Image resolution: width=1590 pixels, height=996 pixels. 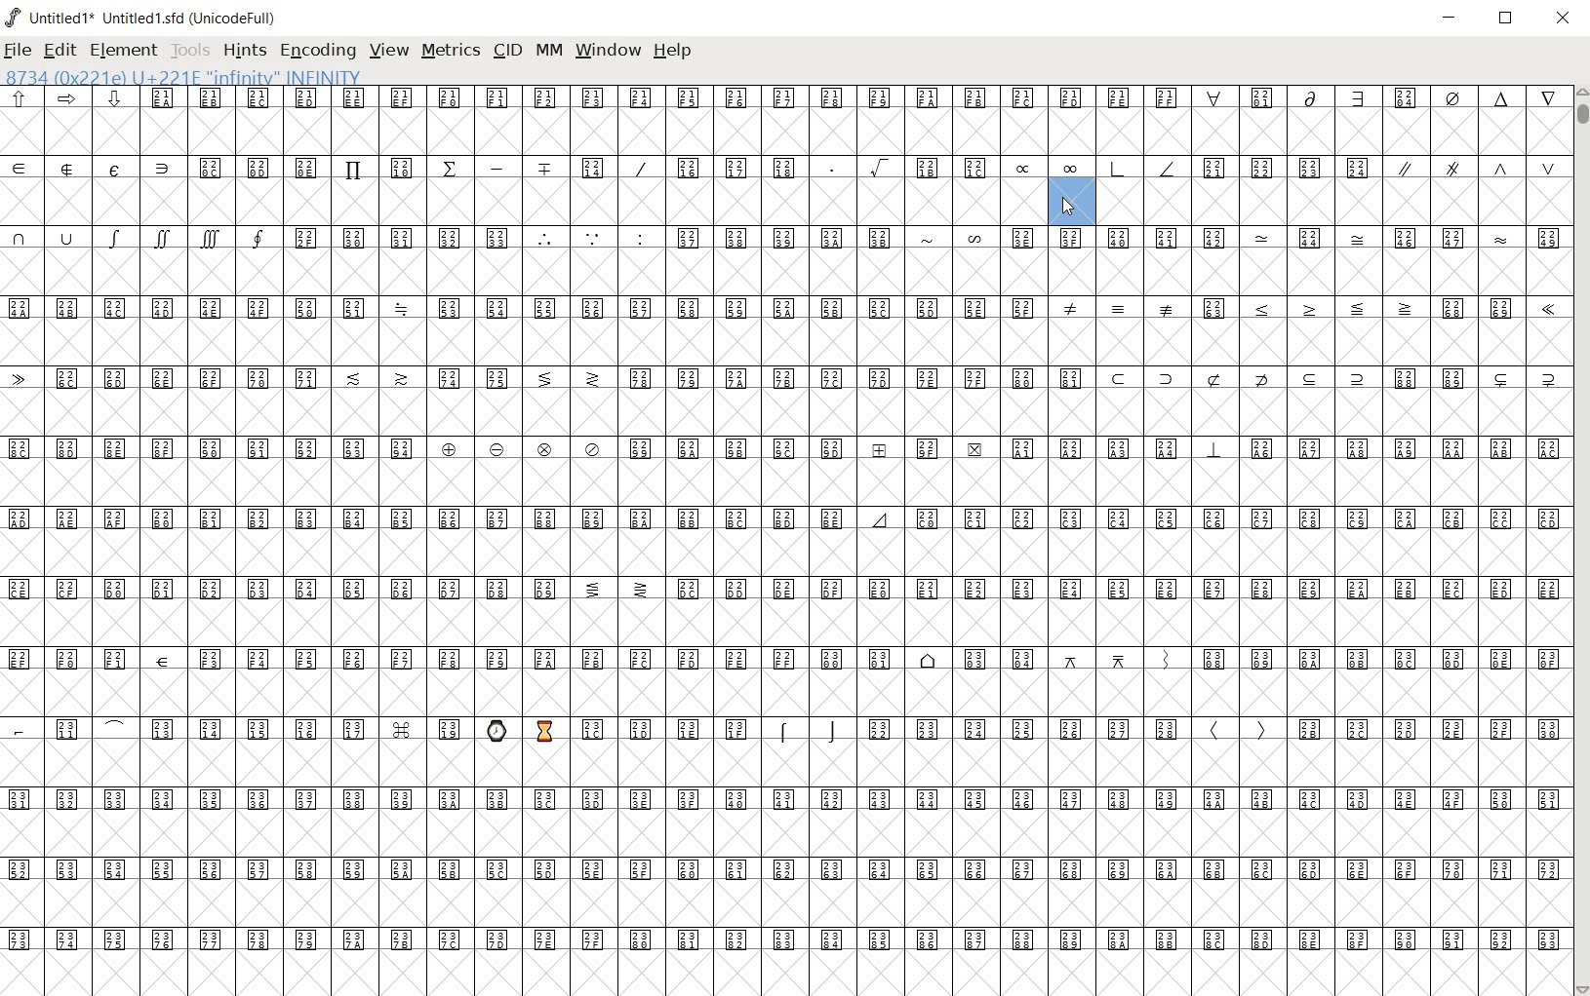 What do you see at coordinates (789, 410) in the screenshot?
I see `empty glyph slots` at bounding box center [789, 410].